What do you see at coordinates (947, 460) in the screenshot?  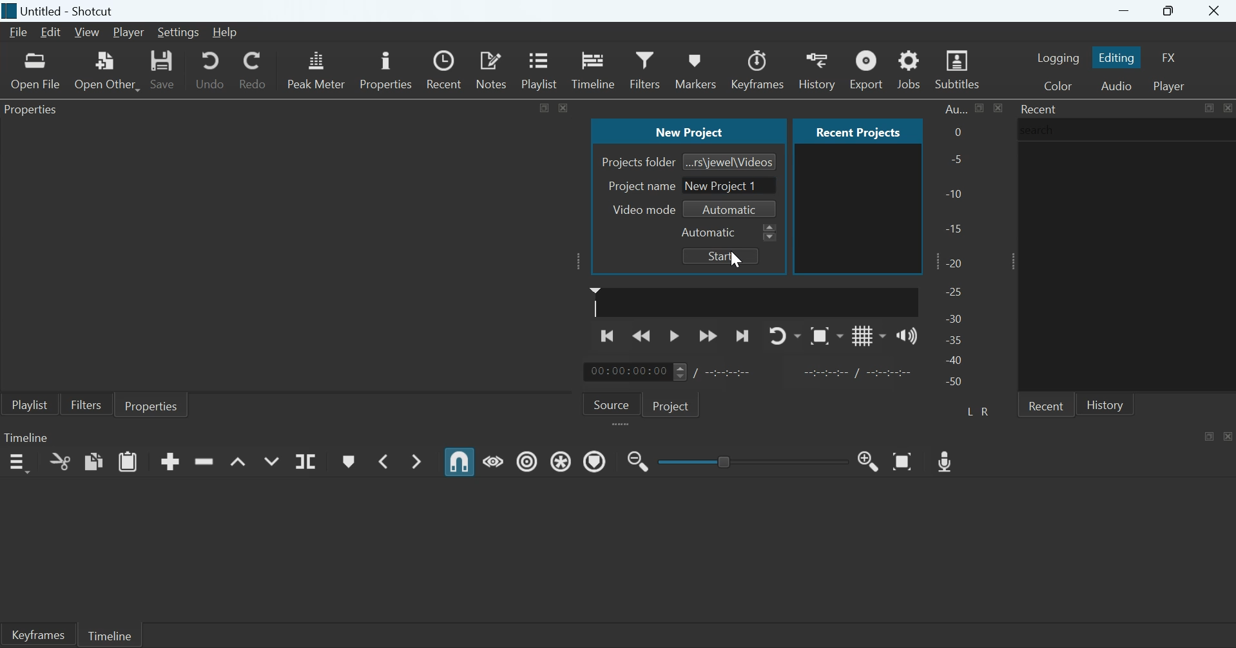 I see `Record Audio` at bounding box center [947, 460].